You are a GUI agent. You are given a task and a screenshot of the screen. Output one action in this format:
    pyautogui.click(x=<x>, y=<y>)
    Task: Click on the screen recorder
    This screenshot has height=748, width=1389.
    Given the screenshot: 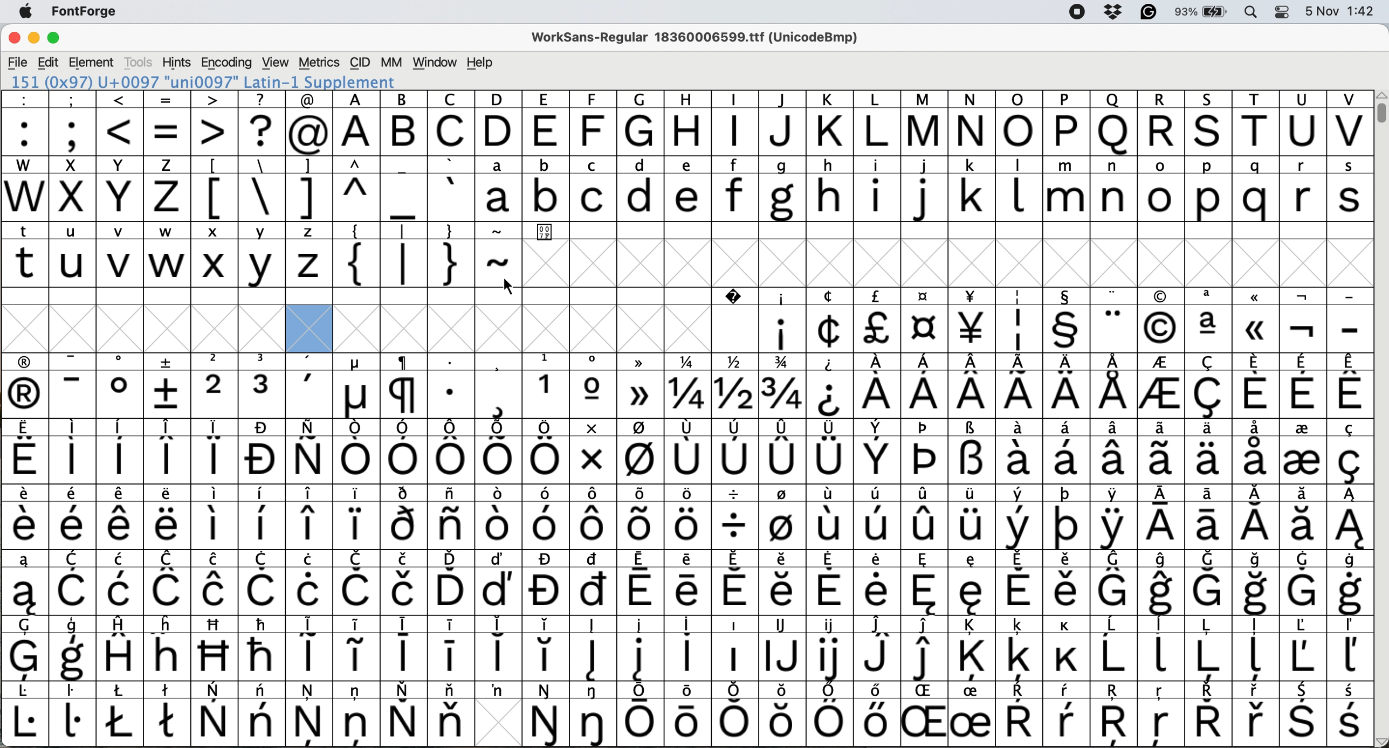 What is the action you would take?
    pyautogui.click(x=1076, y=13)
    